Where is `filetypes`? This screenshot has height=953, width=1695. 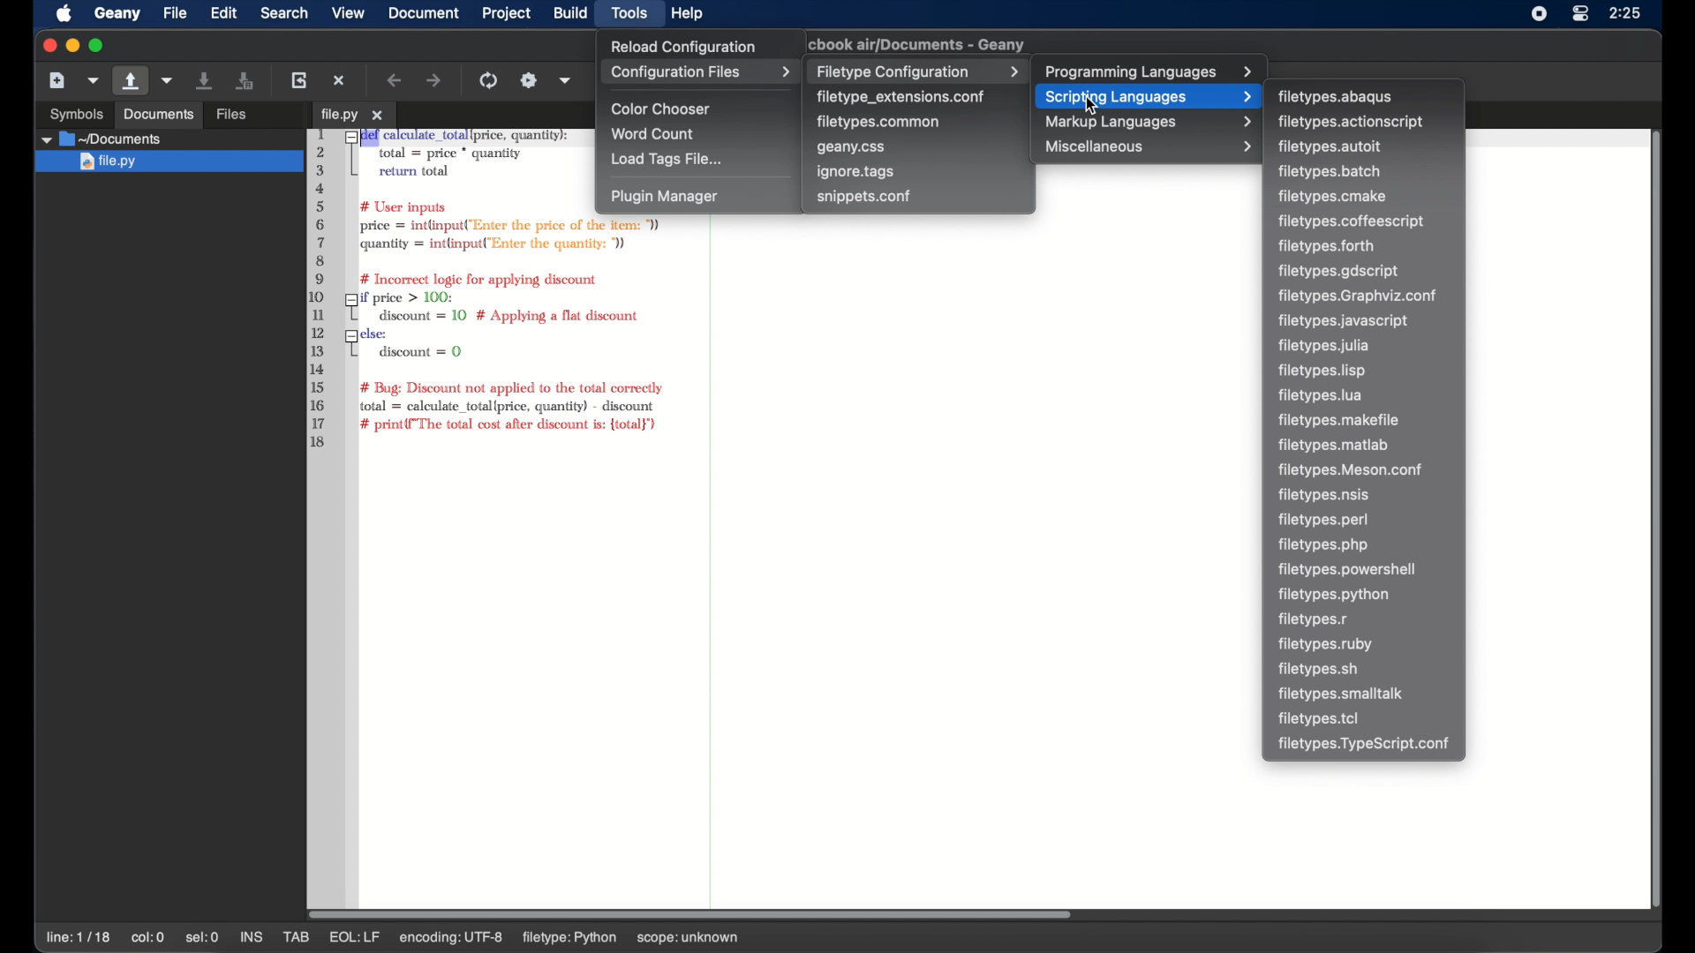 filetypes is located at coordinates (1341, 273).